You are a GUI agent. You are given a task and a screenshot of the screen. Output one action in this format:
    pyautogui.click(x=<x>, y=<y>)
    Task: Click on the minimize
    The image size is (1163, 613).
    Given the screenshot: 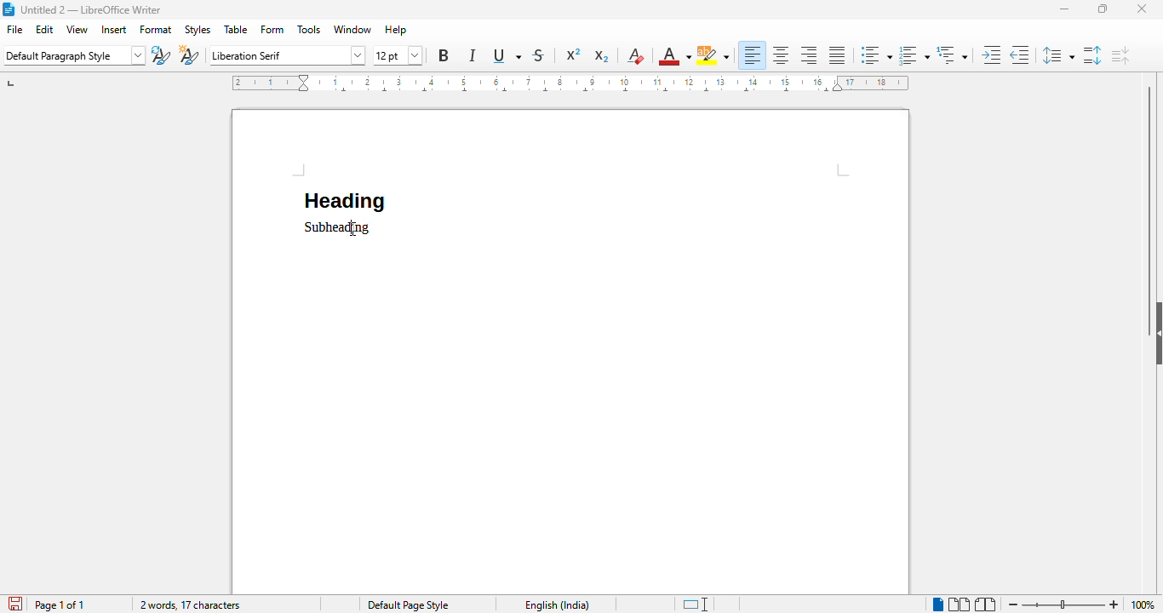 What is the action you would take?
    pyautogui.click(x=1064, y=9)
    